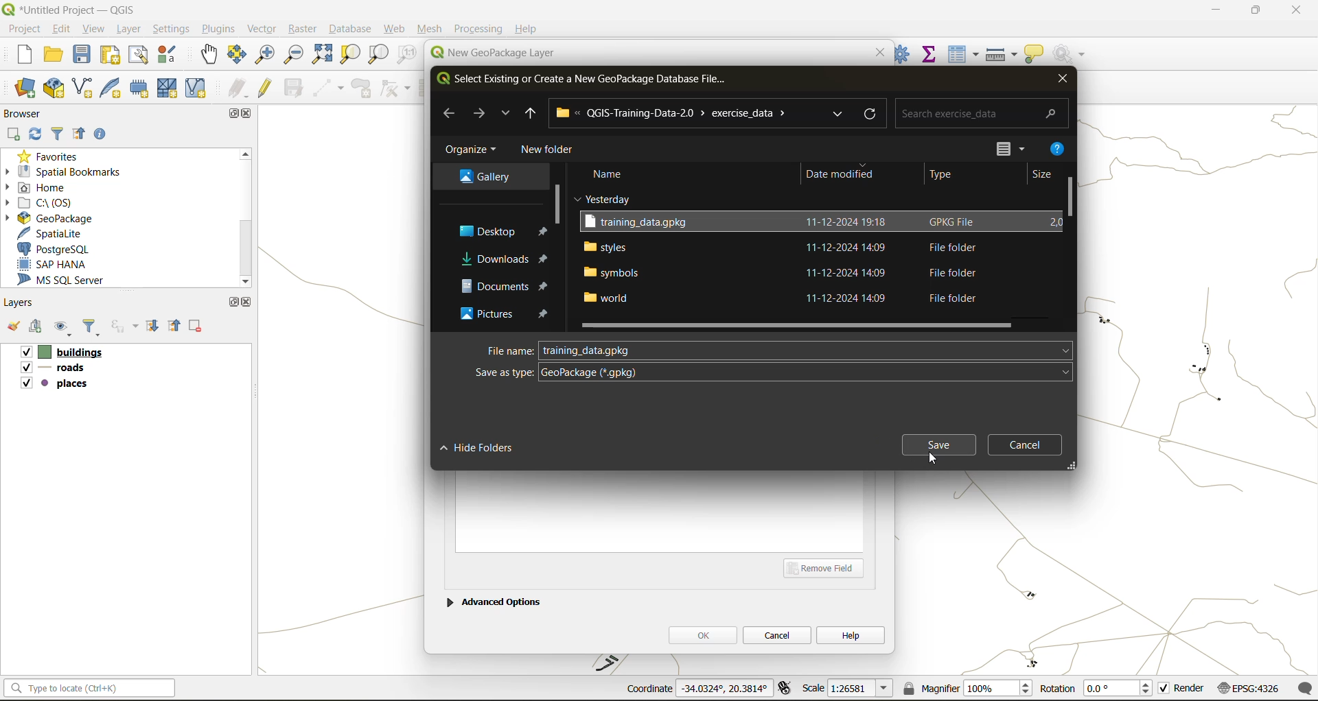  What do you see at coordinates (247, 302) in the screenshot?
I see `close` at bounding box center [247, 302].